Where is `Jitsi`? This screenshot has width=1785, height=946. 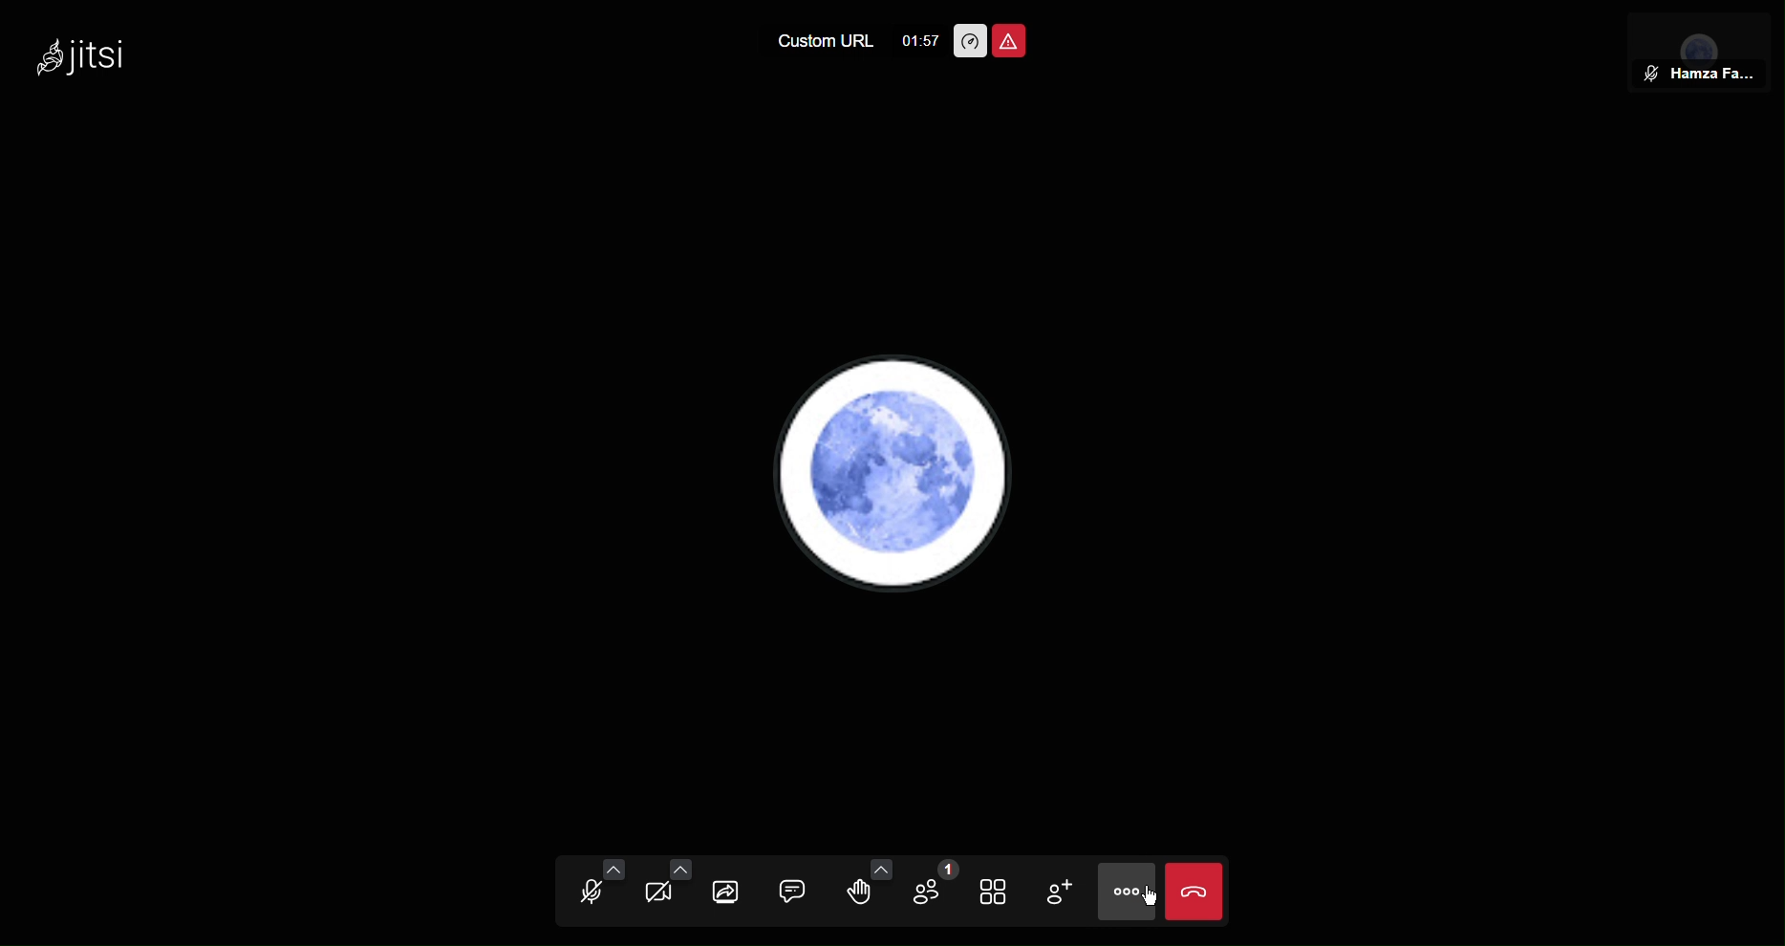 Jitsi is located at coordinates (90, 56).